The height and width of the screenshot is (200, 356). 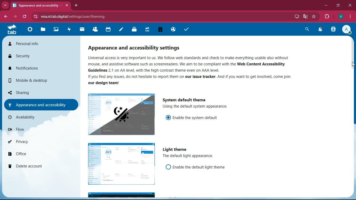 What do you see at coordinates (328, 16) in the screenshot?
I see `extension` at bounding box center [328, 16].